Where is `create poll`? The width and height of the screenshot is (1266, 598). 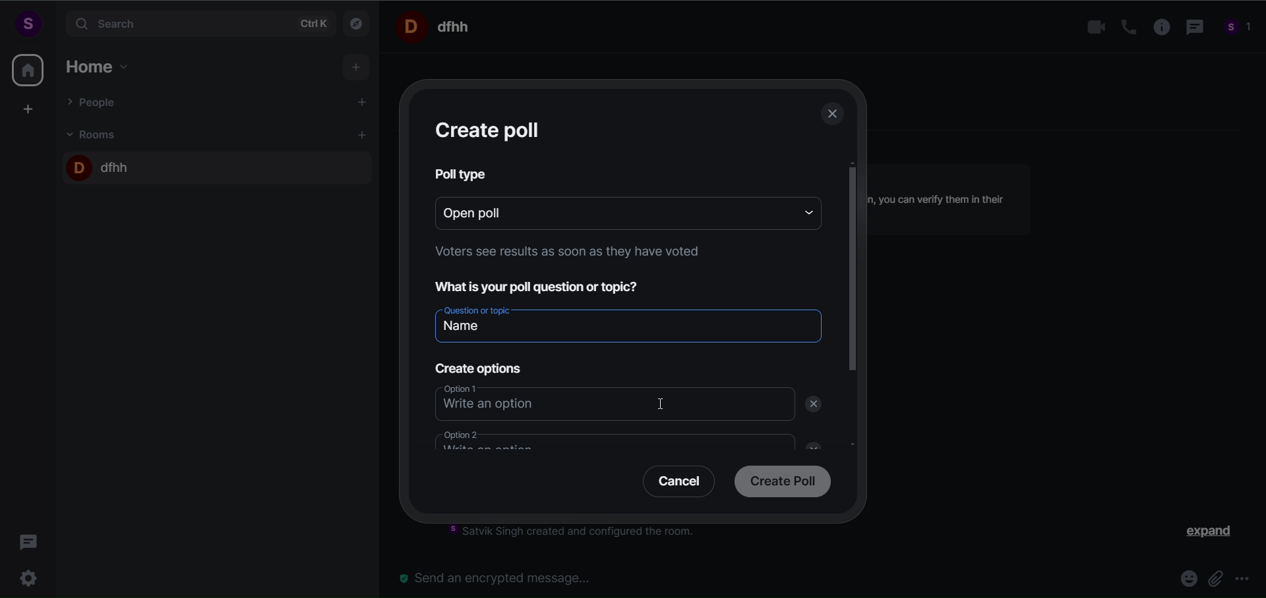
create poll is located at coordinates (491, 130).